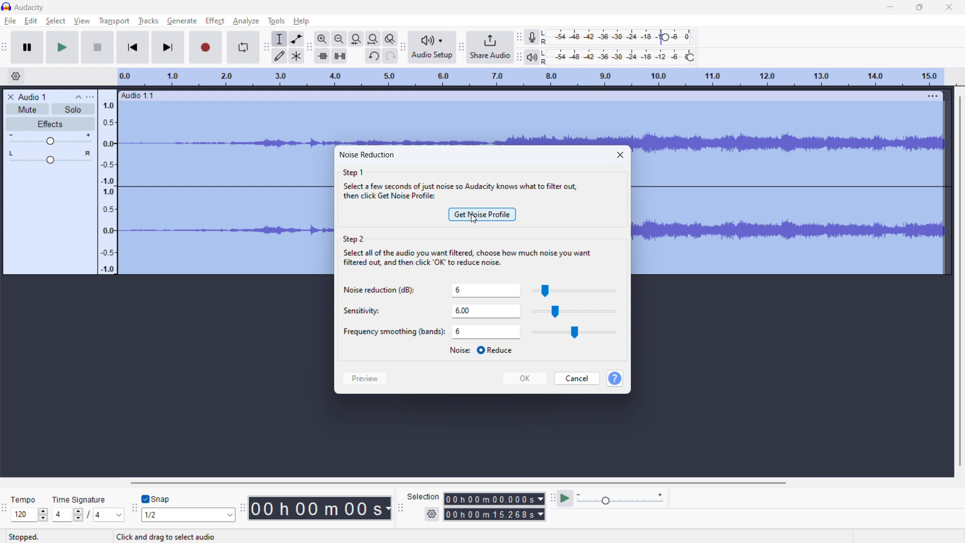 The width and height of the screenshot is (965, 543). I want to click on trim audio outside selection, so click(322, 56).